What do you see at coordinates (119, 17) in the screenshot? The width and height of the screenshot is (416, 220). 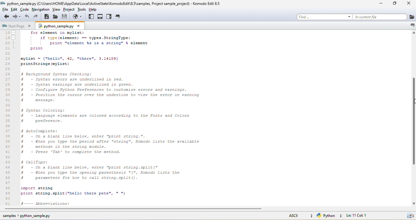 I see `tab` at bounding box center [119, 17].